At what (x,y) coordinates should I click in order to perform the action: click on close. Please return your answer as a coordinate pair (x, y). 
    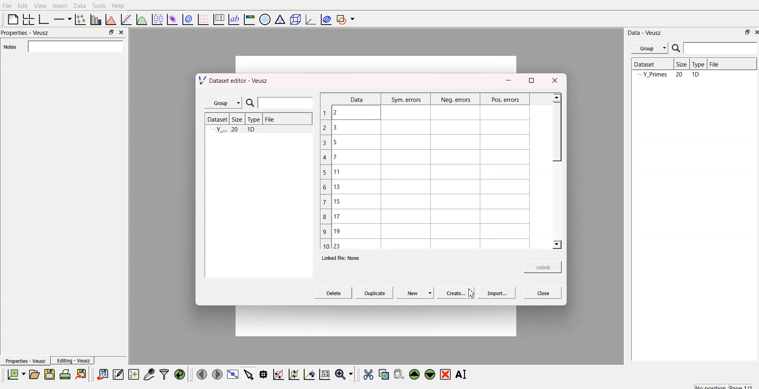
    Looking at the image, I should click on (754, 33).